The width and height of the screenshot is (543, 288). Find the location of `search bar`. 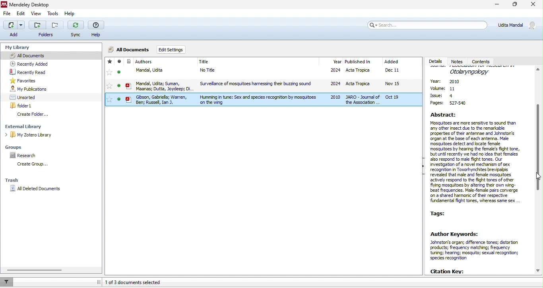

search bar is located at coordinates (428, 25).